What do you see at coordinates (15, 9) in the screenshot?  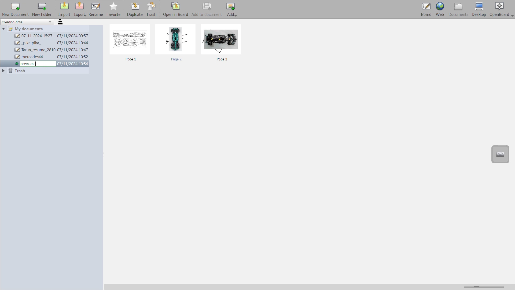 I see `new document` at bounding box center [15, 9].